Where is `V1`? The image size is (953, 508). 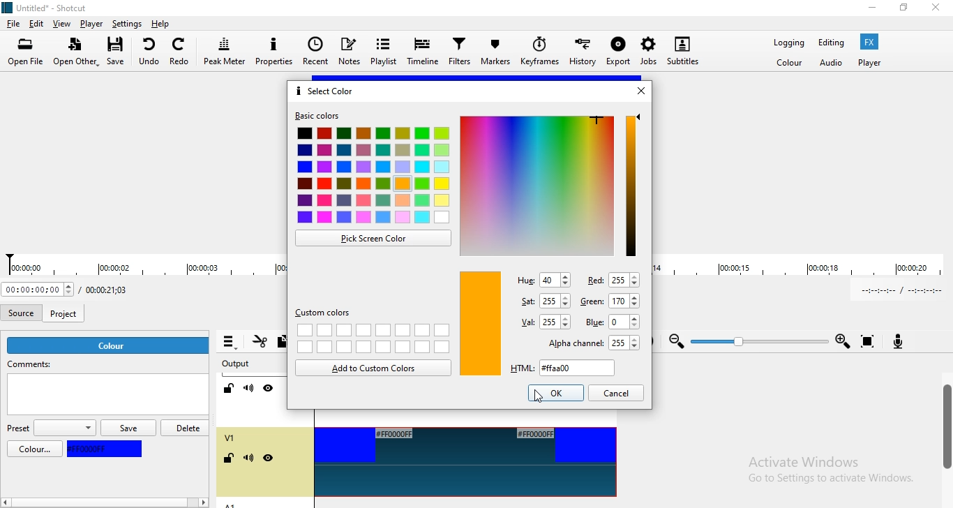 V1 is located at coordinates (230, 438).